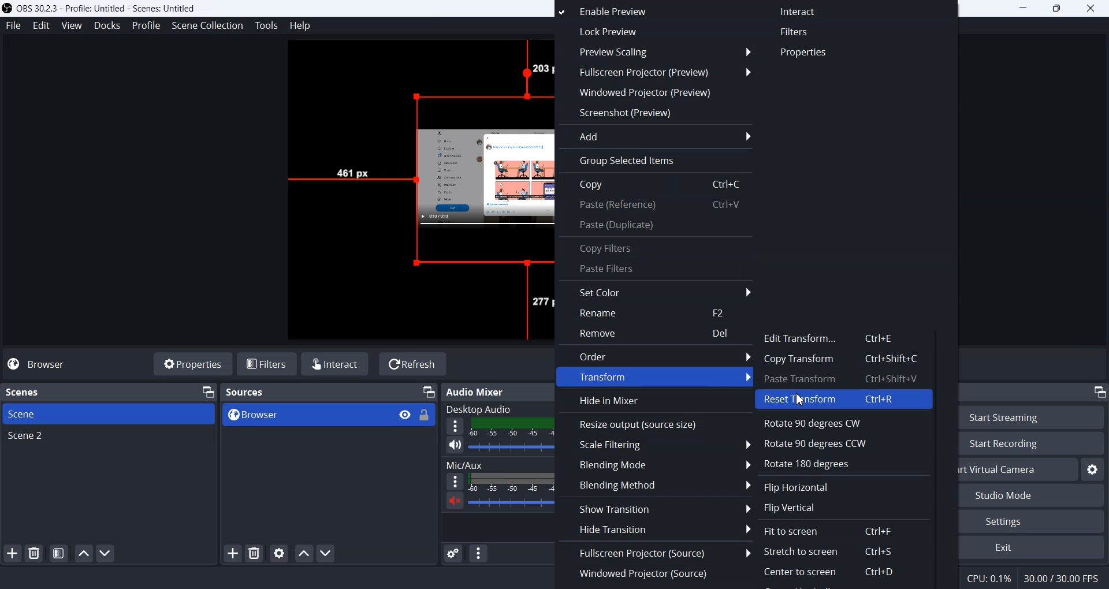  What do you see at coordinates (400, 414) in the screenshot?
I see `View` at bounding box center [400, 414].